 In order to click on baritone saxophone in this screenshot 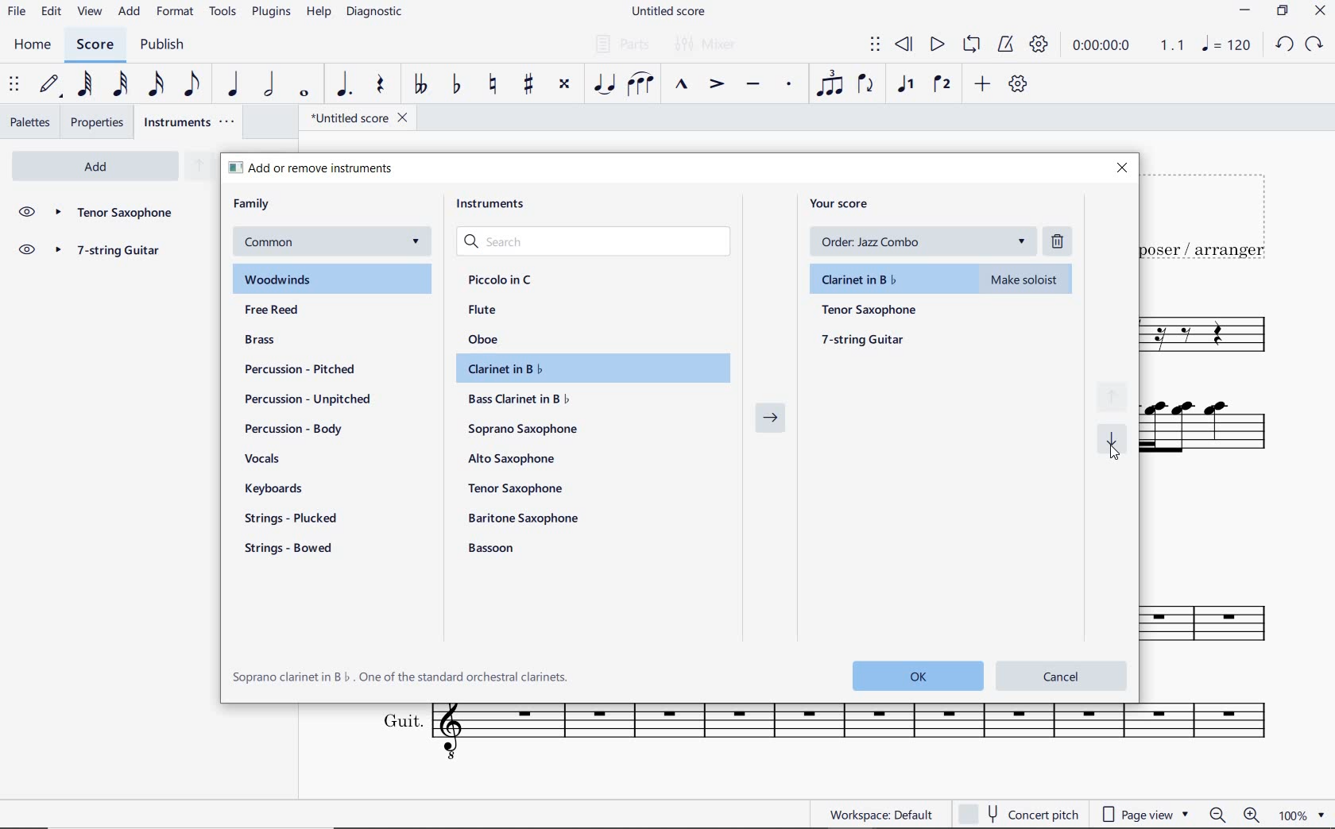, I will do `click(523, 518)`.